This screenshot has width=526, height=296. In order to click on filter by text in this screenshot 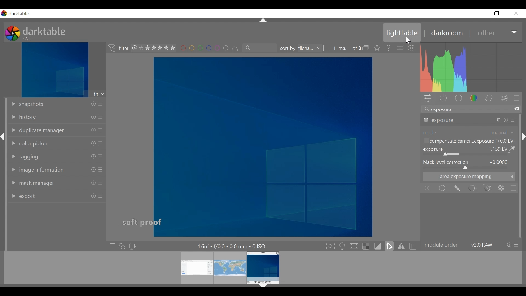, I will do `click(260, 48)`.